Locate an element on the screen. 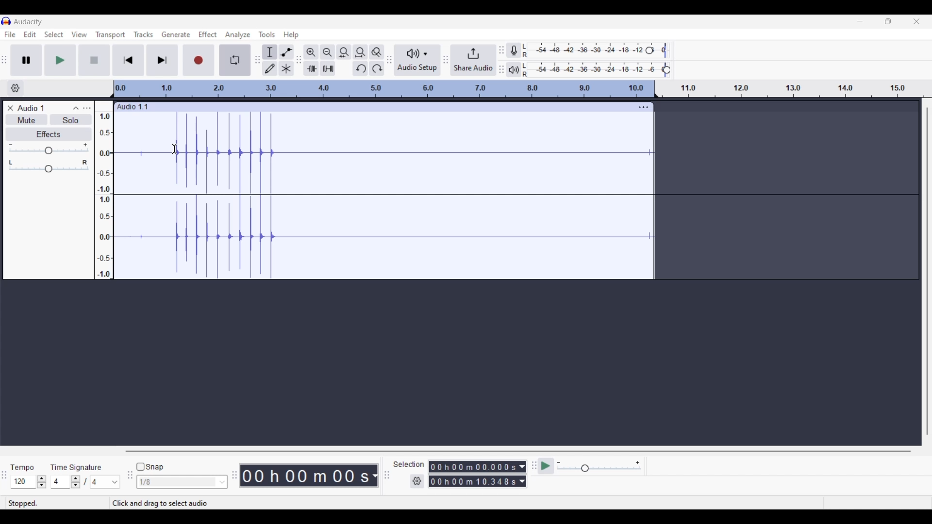 This screenshot has height=524, width=932. Track head is located at coordinates (113, 89).